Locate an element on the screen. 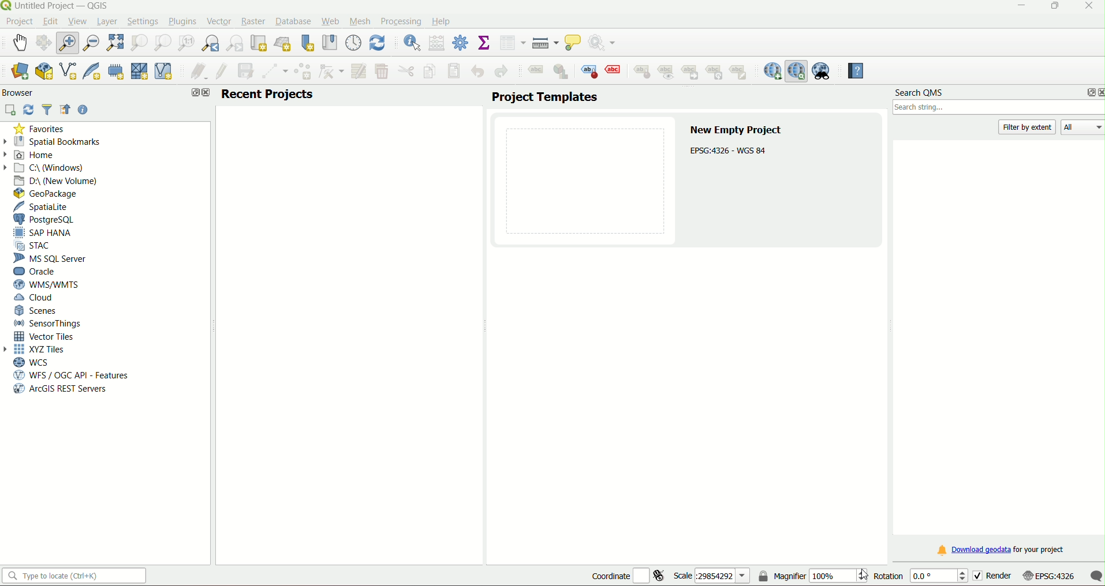 The image size is (1105, 586). measure line is located at coordinates (545, 43).